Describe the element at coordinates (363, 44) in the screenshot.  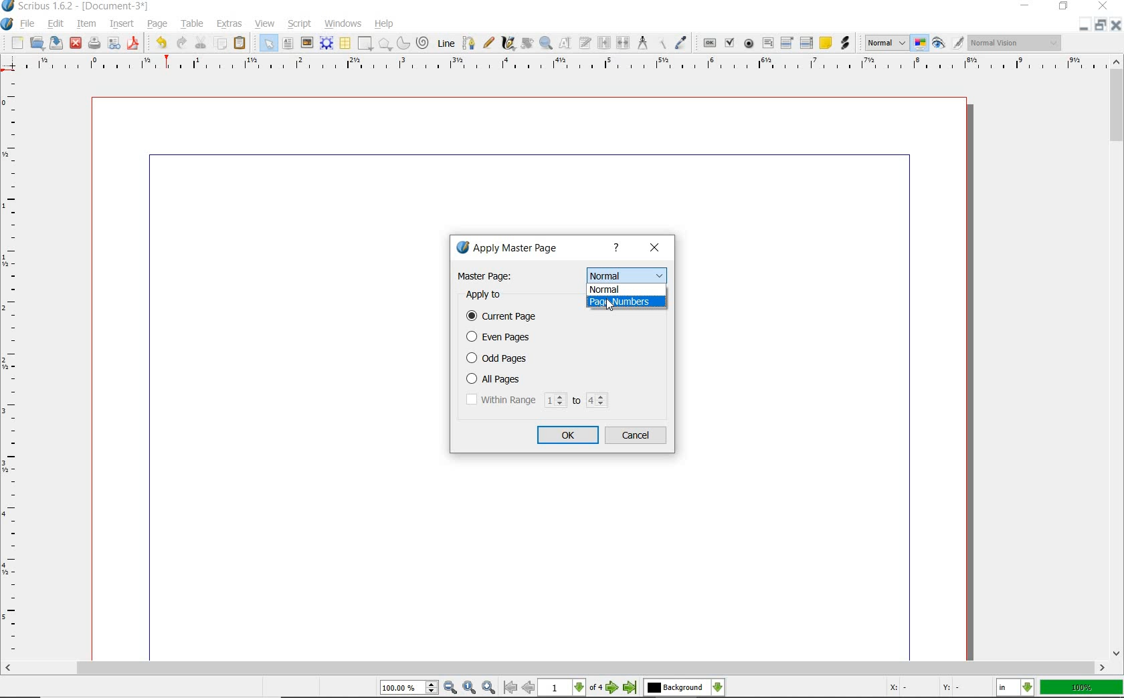
I see `shape` at that location.